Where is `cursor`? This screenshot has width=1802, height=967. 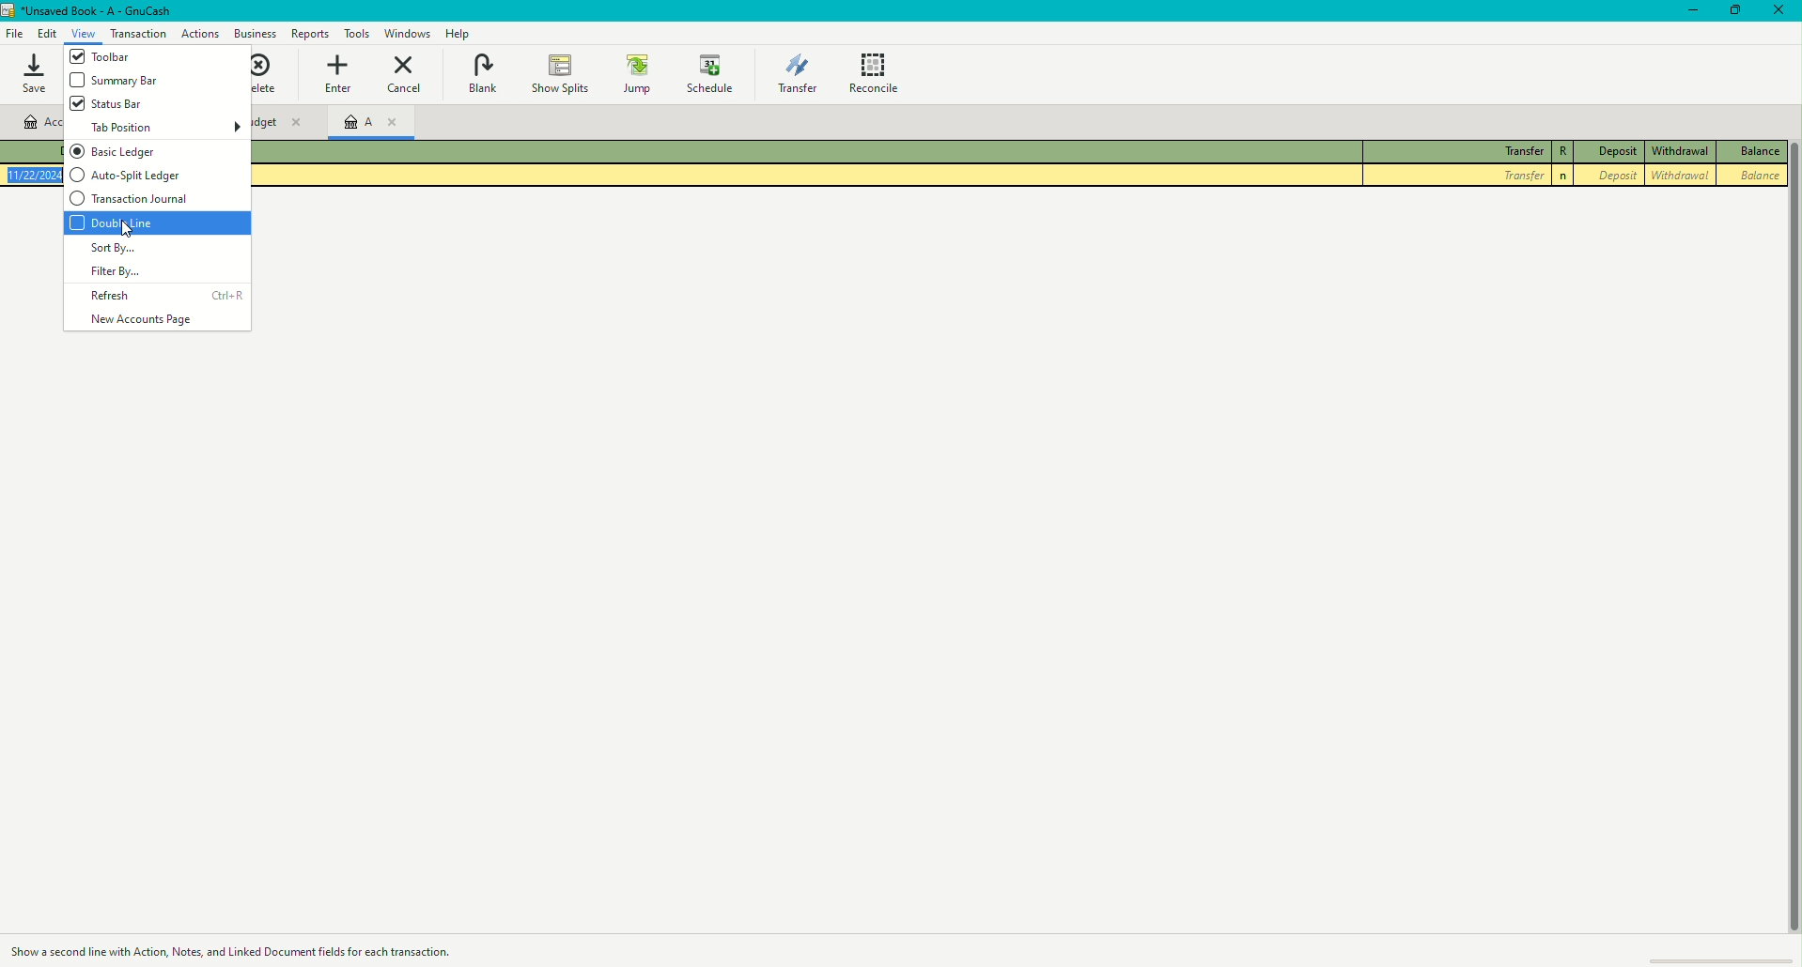 cursor is located at coordinates (125, 228).